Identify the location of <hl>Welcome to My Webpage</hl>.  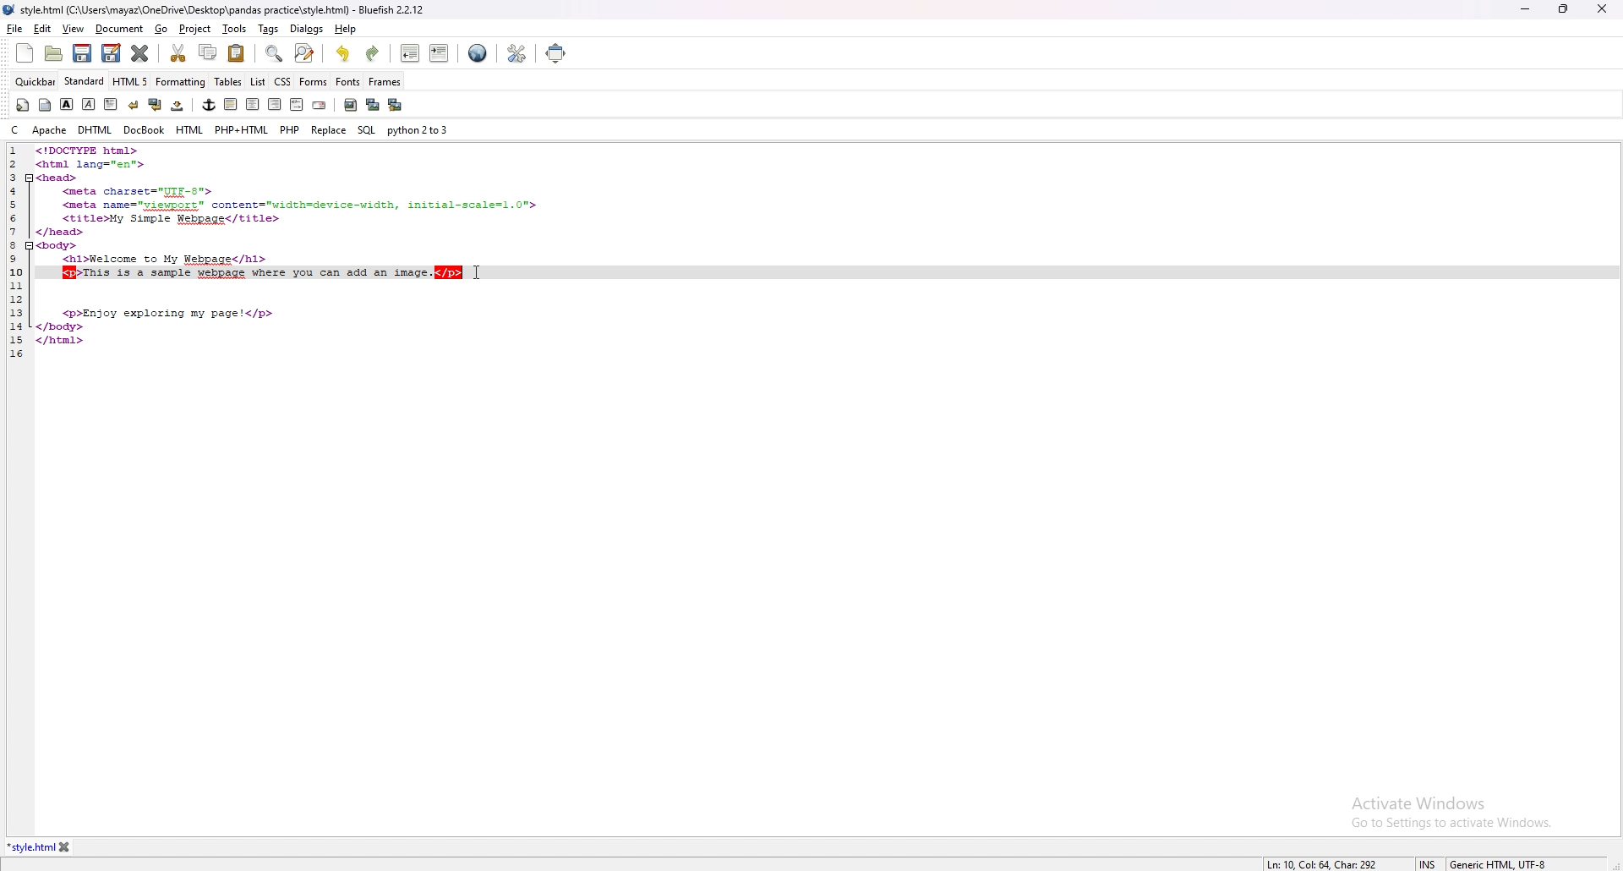
(165, 260).